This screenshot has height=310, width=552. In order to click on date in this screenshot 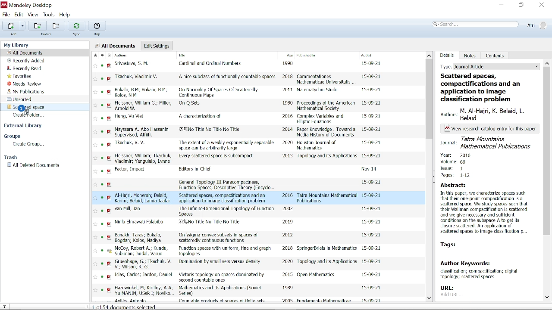, I will do `click(371, 223)`.